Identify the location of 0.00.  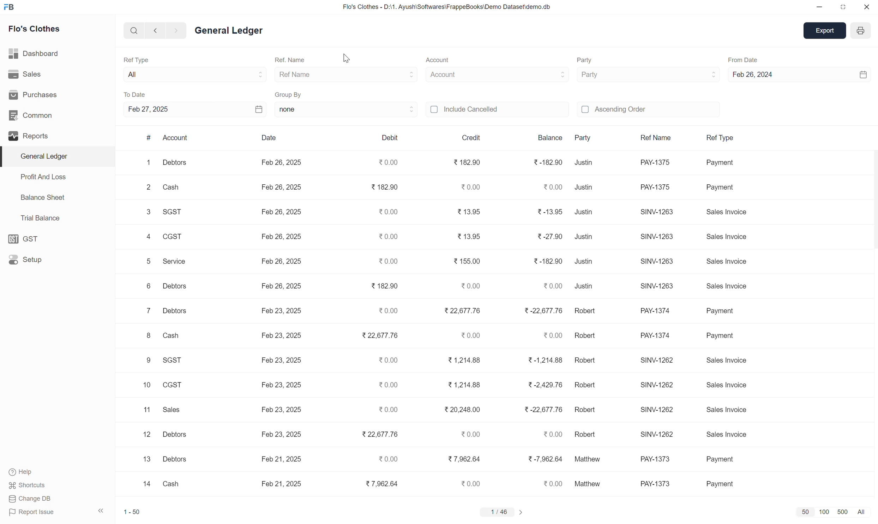
(554, 285).